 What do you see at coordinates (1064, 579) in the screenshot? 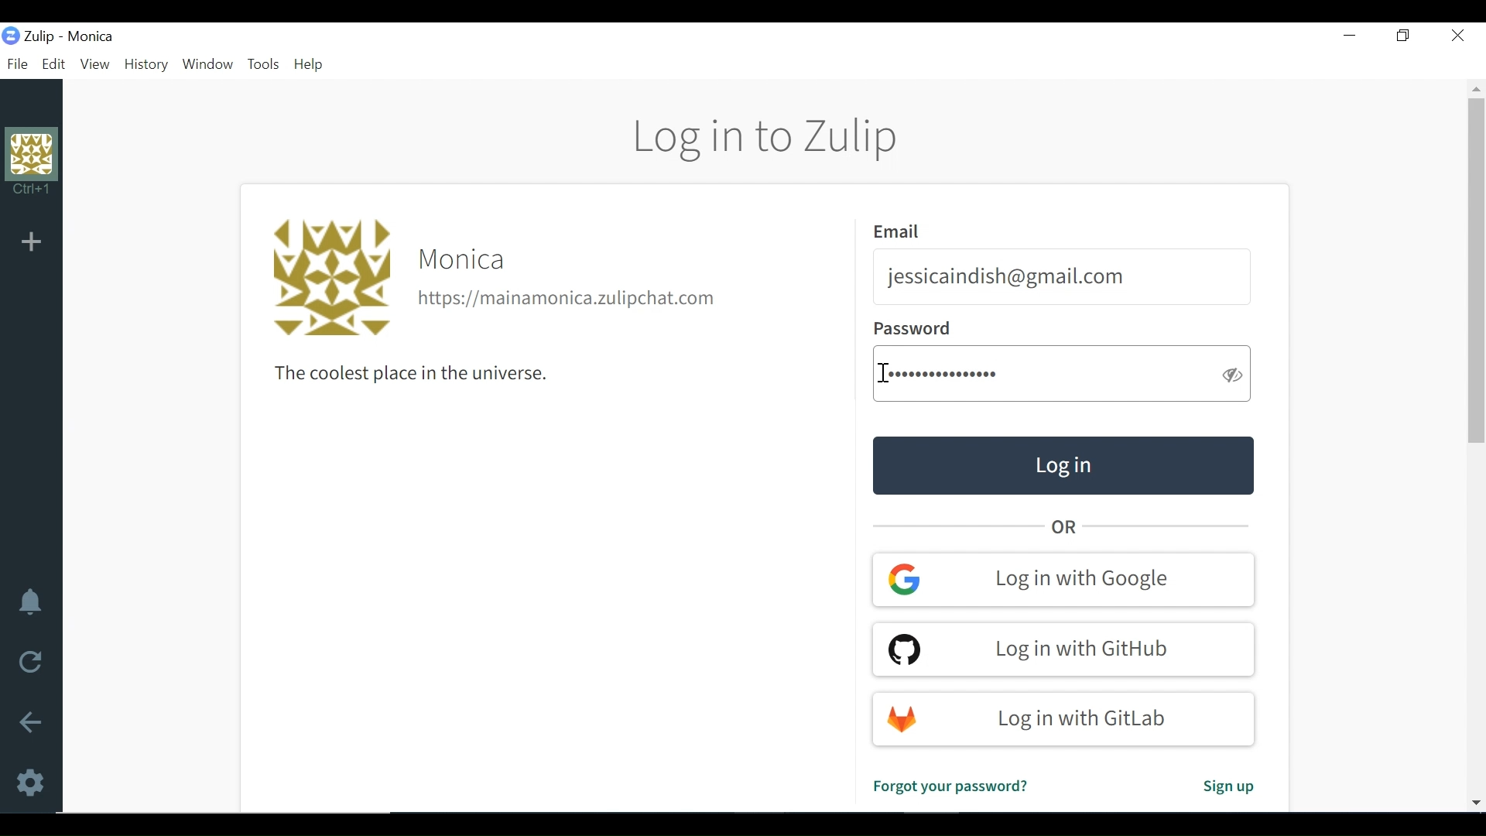
I see `Log in with google` at bounding box center [1064, 579].